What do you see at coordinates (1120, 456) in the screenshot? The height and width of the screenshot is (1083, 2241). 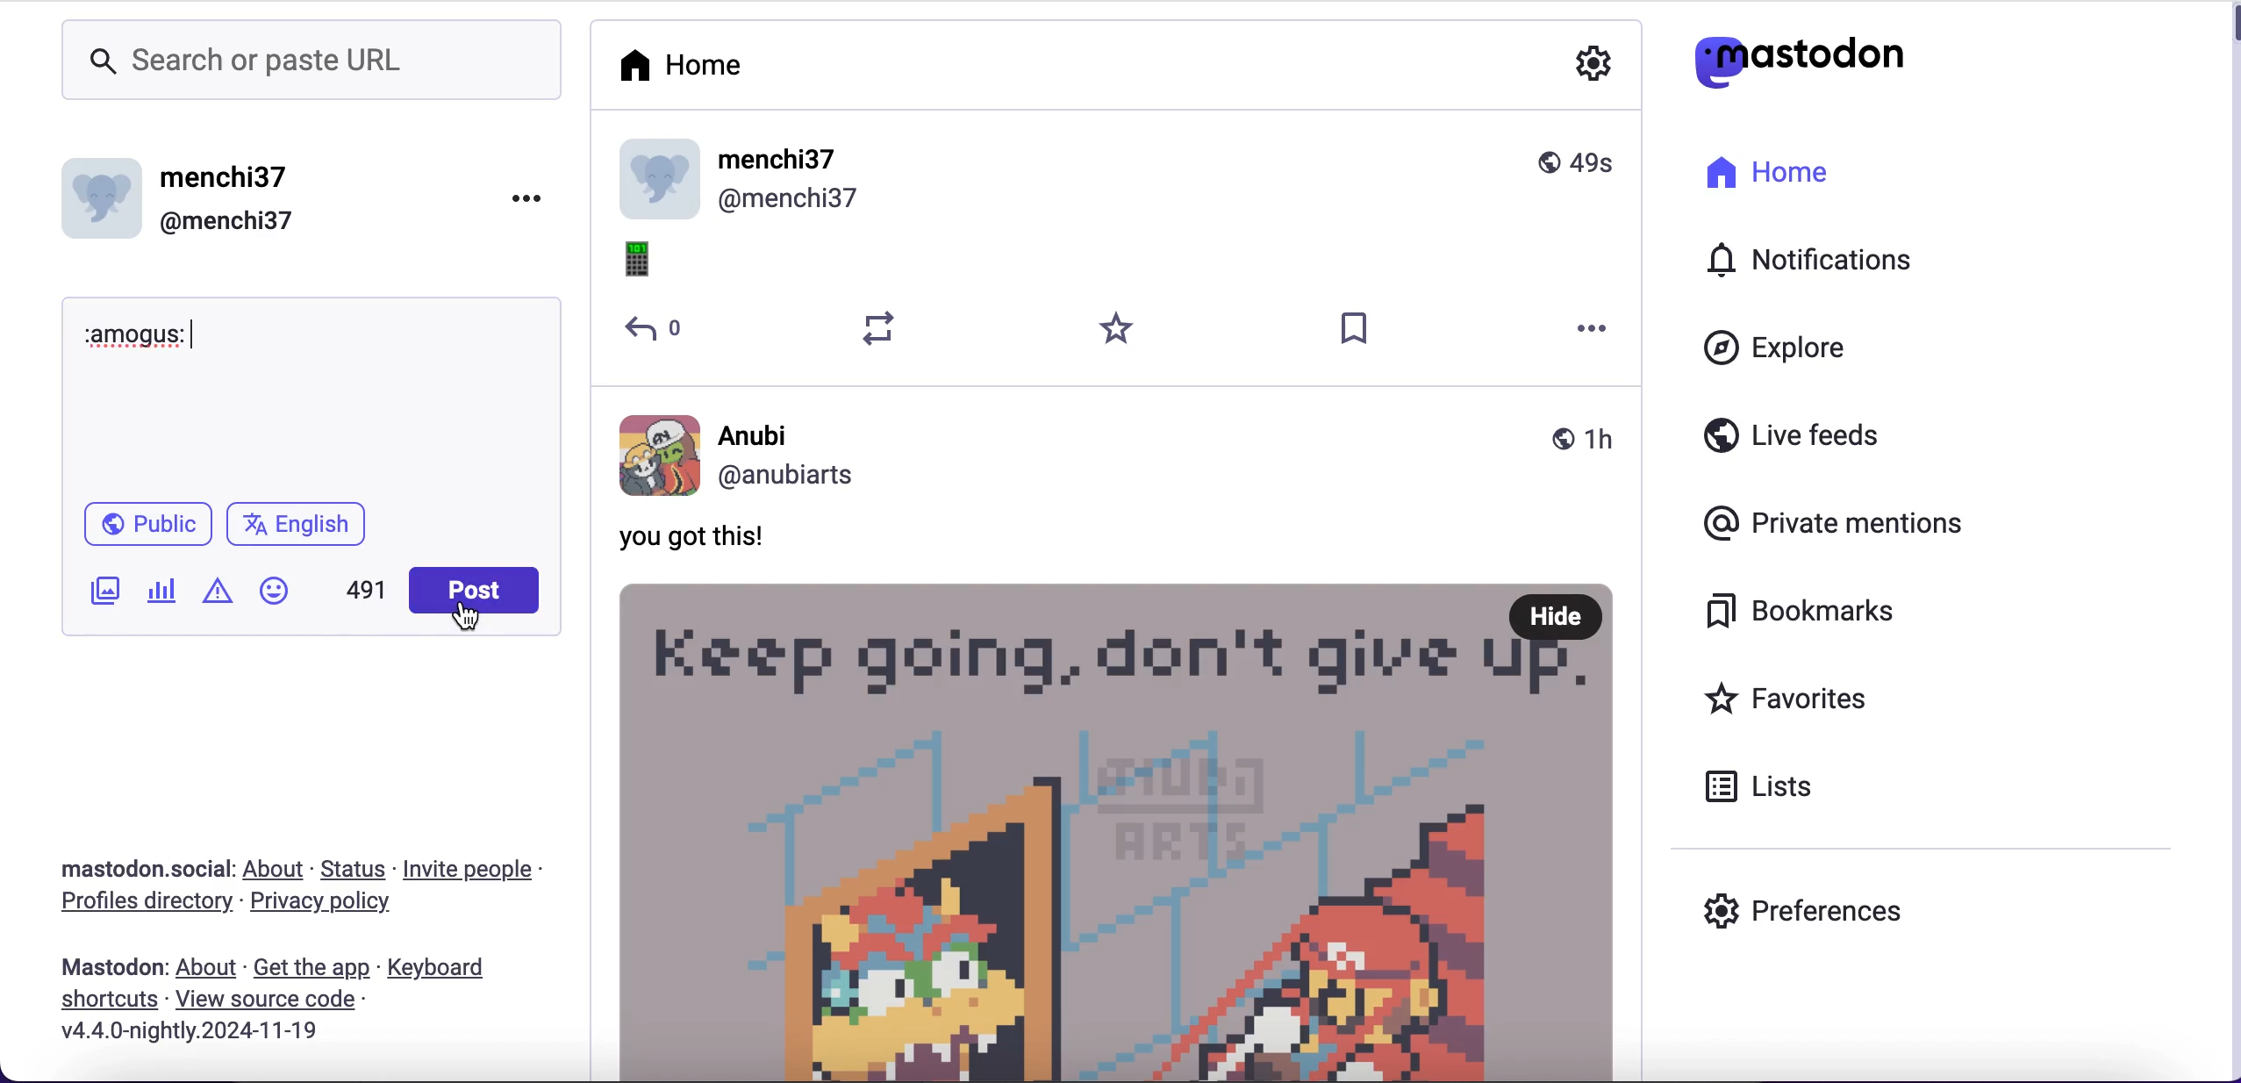 I see `Anubi @anubiarts` at bounding box center [1120, 456].